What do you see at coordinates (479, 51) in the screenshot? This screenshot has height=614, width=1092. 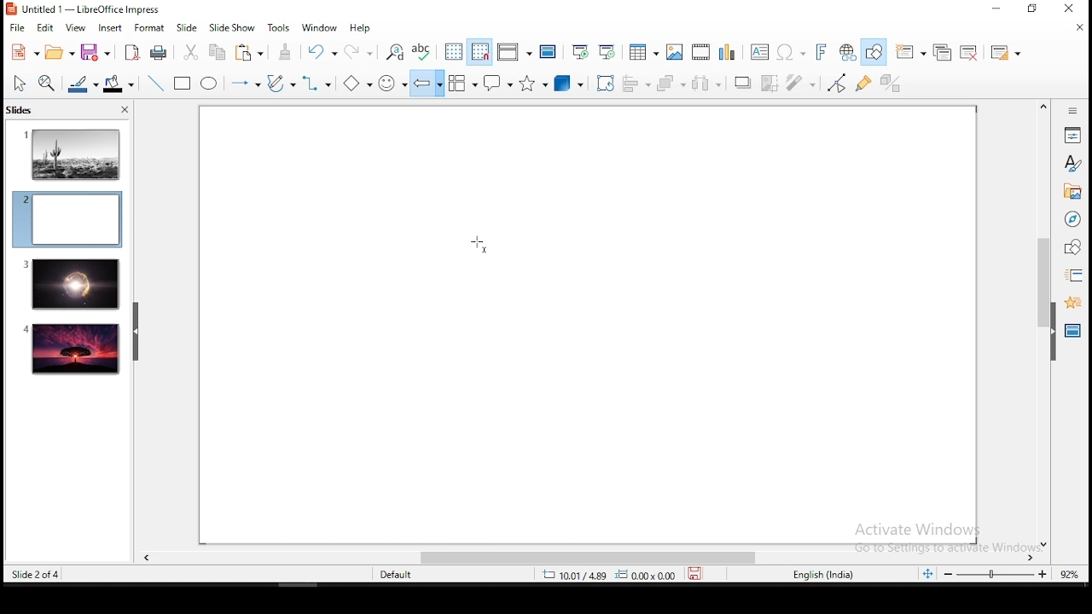 I see `snap to grid` at bounding box center [479, 51].